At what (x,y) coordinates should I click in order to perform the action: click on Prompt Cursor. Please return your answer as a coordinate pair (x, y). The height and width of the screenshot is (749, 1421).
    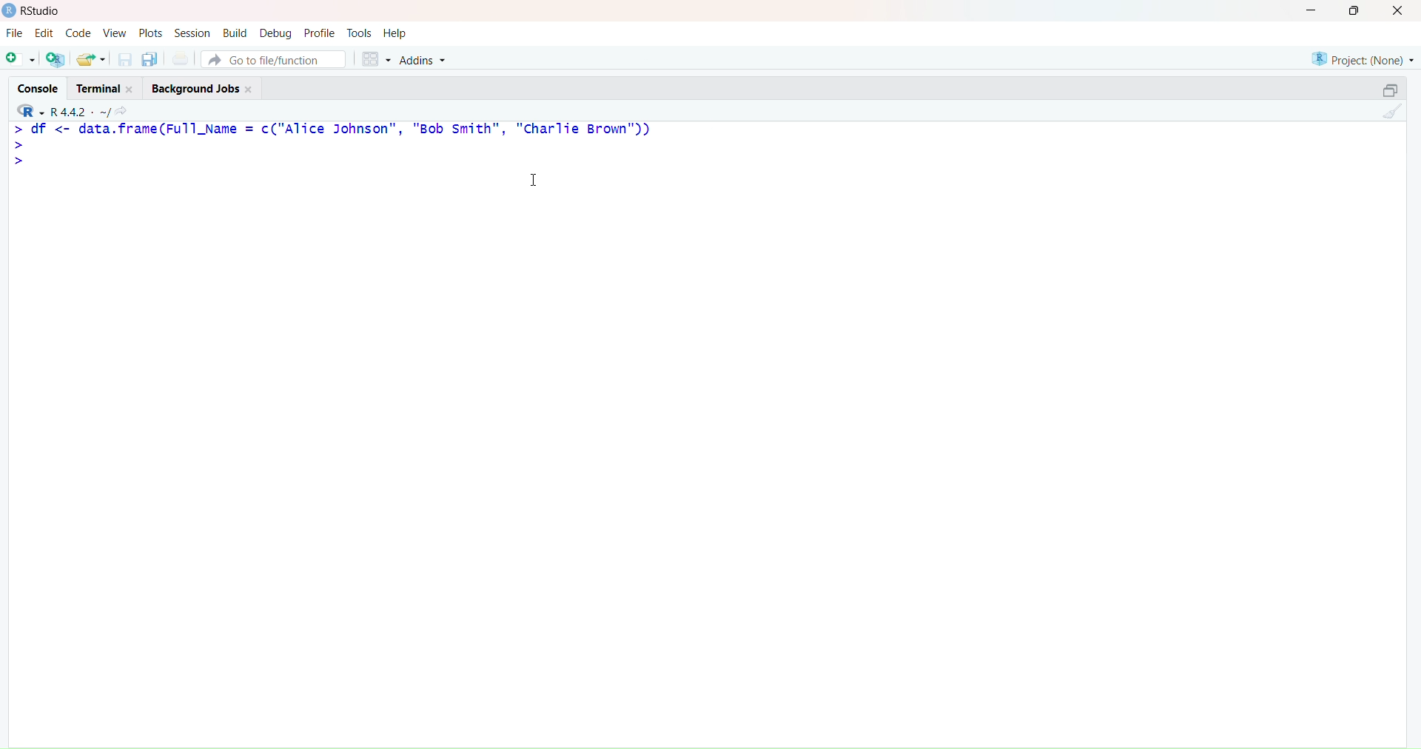
    Looking at the image, I should click on (20, 163).